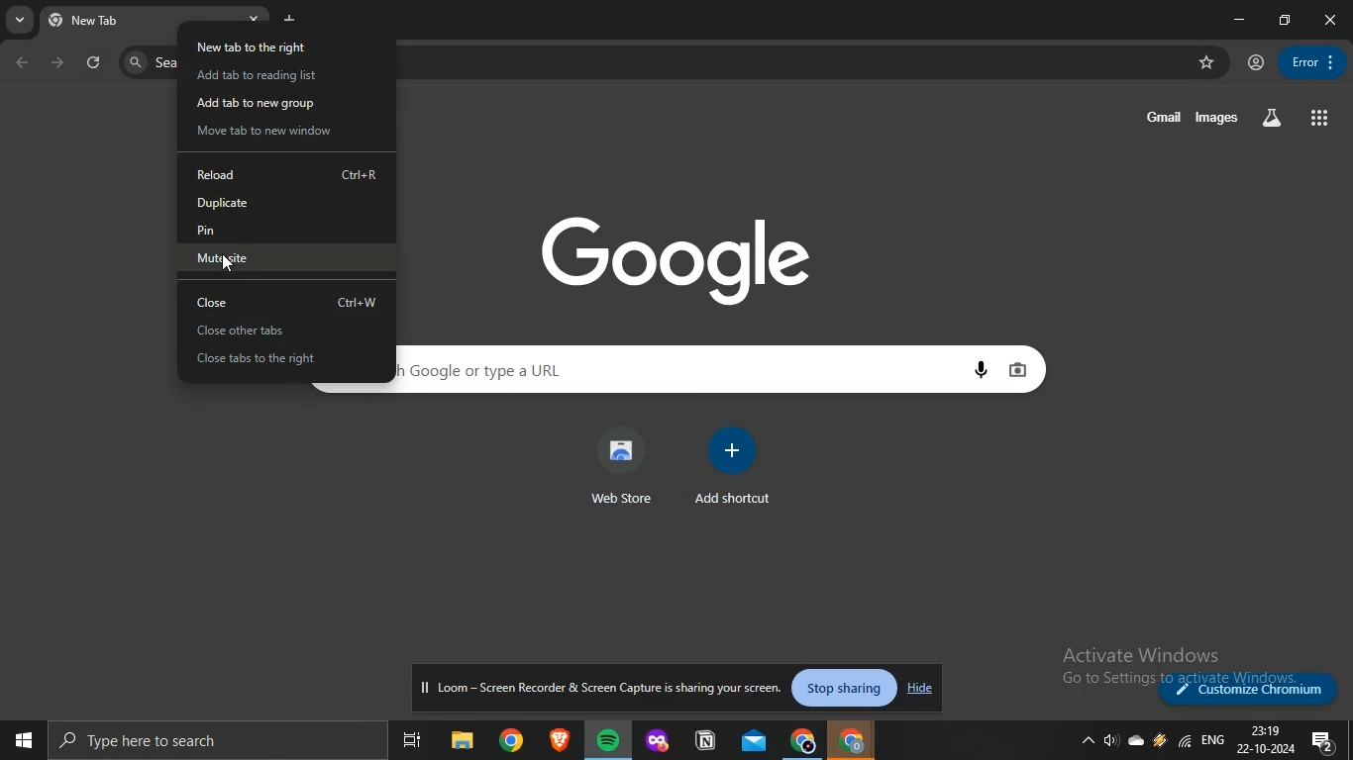  I want to click on notifications, so click(1322, 741).